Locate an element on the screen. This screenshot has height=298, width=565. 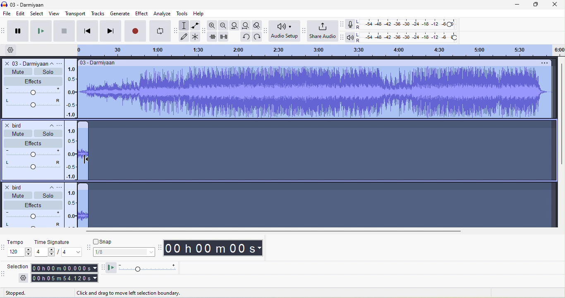
effect is located at coordinates (141, 14).